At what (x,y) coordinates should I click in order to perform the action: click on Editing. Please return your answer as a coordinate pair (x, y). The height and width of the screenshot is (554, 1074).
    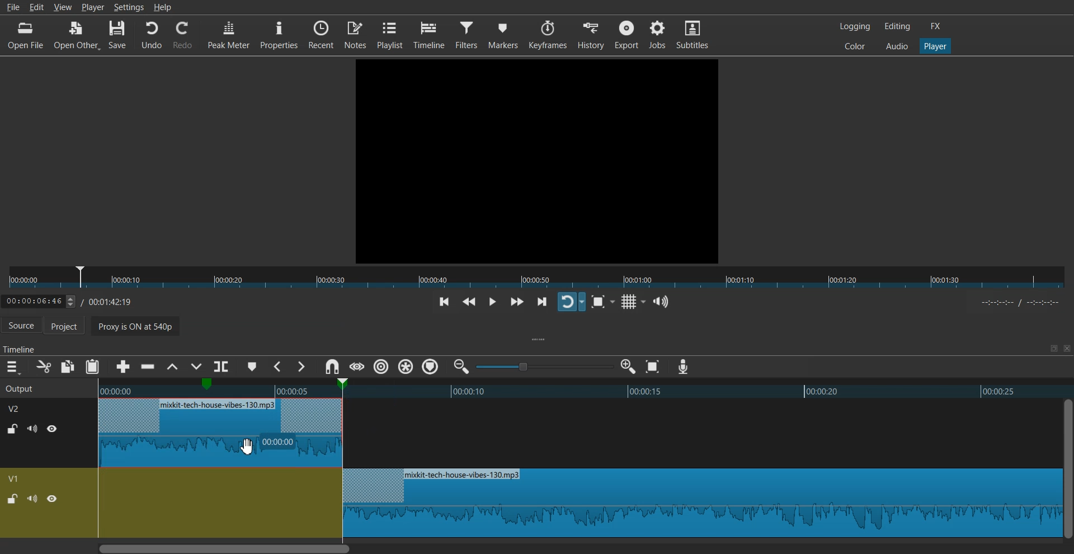
    Looking at the image, I should click on (897, 26).